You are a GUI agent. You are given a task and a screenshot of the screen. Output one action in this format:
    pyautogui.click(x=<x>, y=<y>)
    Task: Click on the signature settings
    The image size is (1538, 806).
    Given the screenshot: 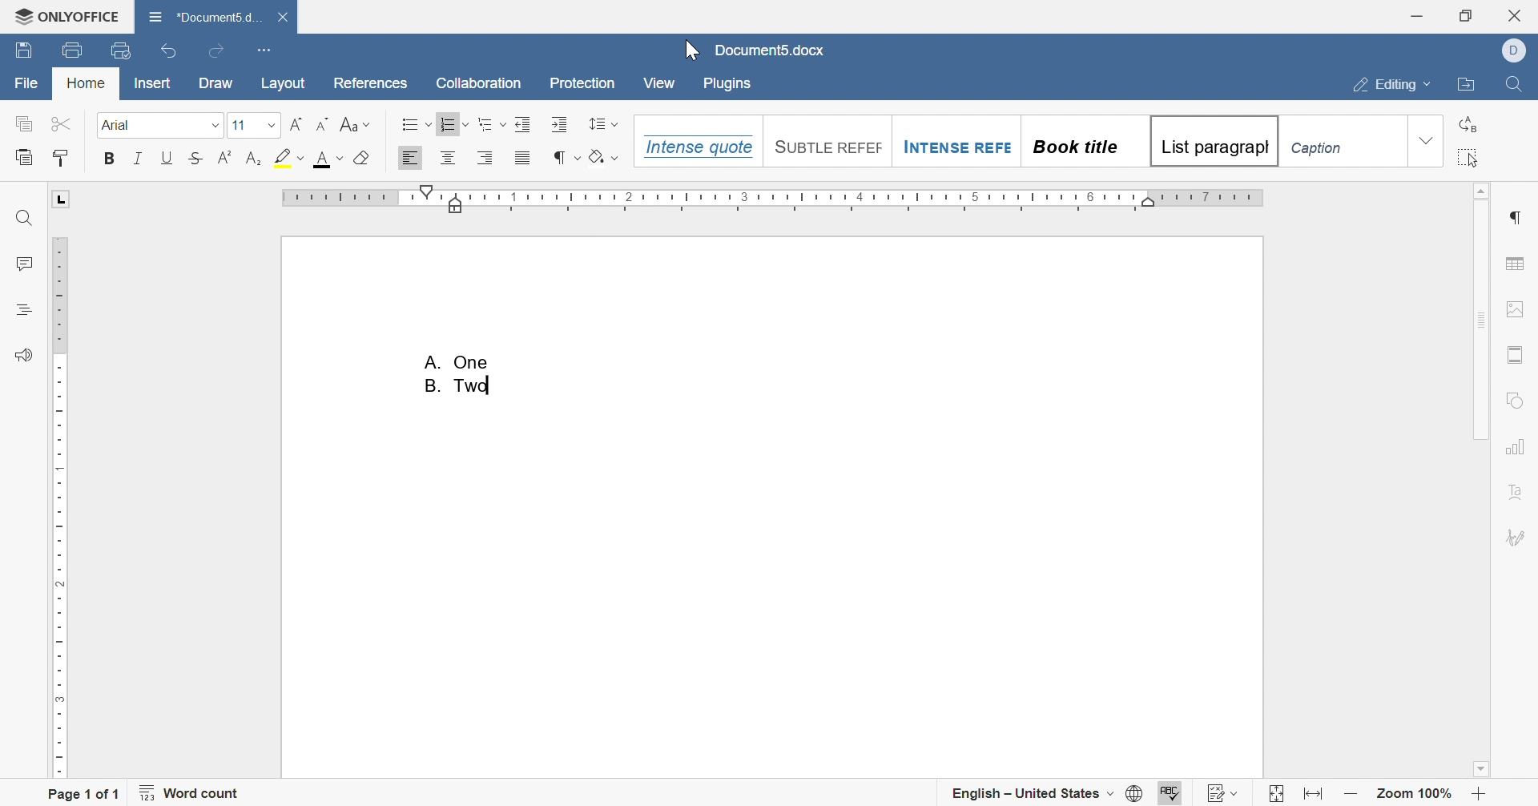 What is the action you would take?
    pyautogui.click(x=1518, y=538)
    